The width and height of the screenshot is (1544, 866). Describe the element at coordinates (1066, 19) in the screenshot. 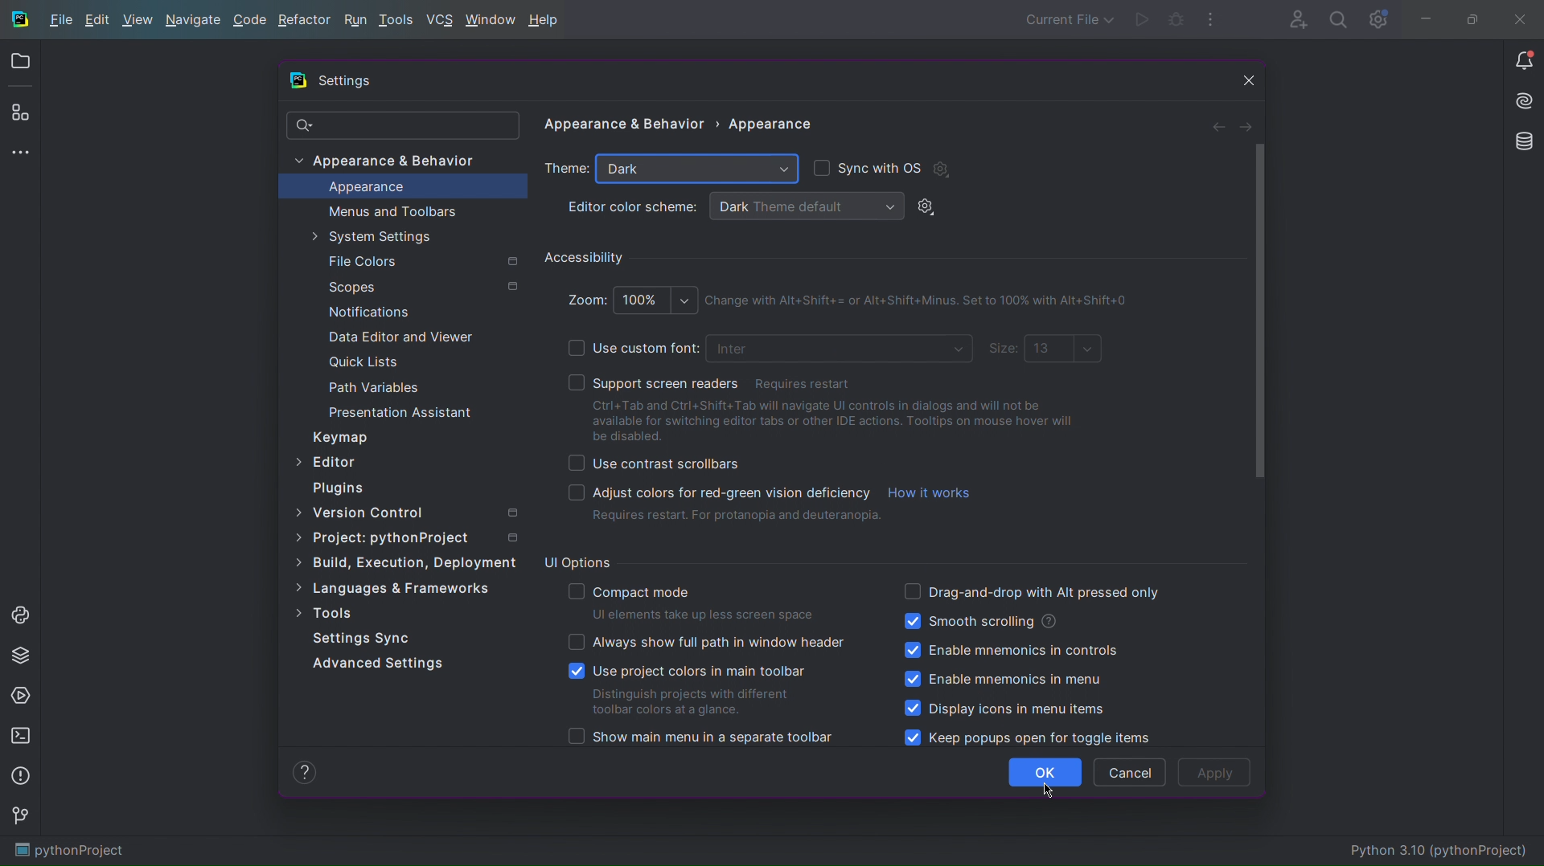

I see `Current File` at that location.